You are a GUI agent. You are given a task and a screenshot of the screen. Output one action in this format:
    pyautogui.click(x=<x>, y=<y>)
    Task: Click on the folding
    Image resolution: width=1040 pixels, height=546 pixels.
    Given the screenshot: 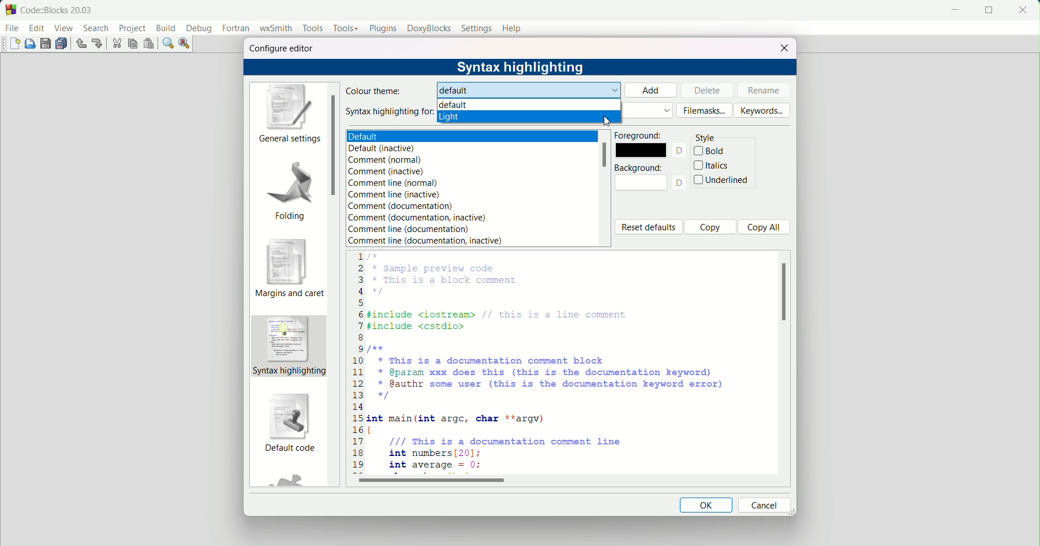 What is the action you would take?
    pyautogui.click(x=290, y=189)
    